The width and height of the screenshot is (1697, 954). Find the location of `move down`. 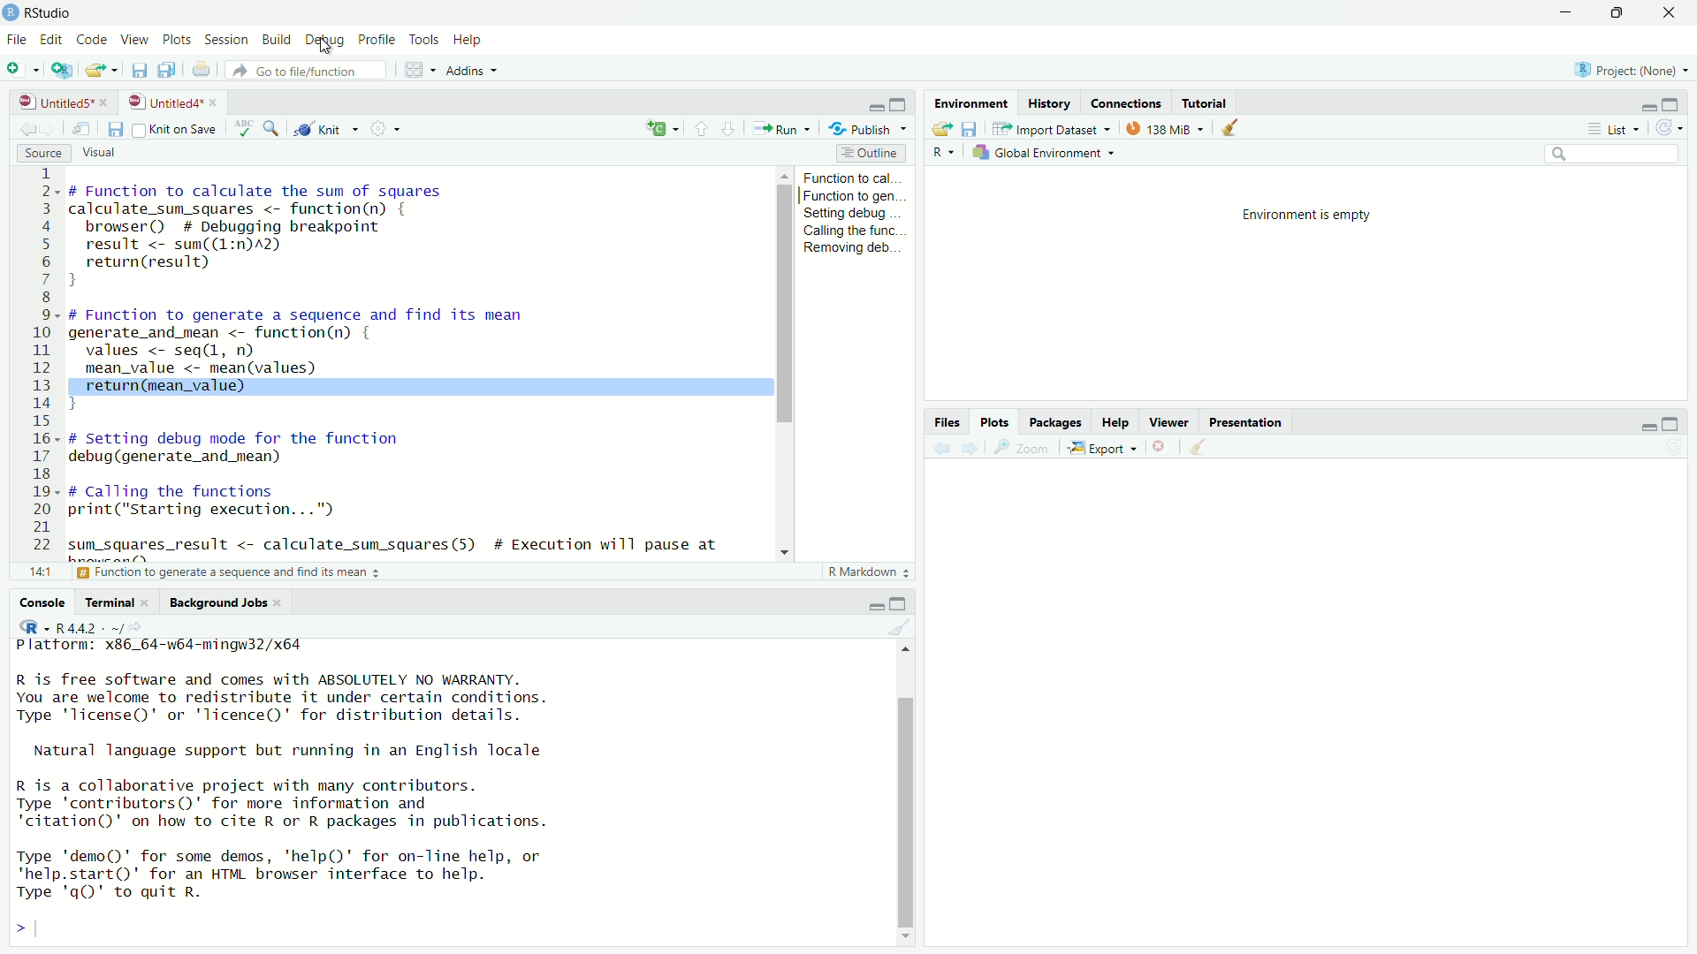

move down is located at coordinates (907, 937).